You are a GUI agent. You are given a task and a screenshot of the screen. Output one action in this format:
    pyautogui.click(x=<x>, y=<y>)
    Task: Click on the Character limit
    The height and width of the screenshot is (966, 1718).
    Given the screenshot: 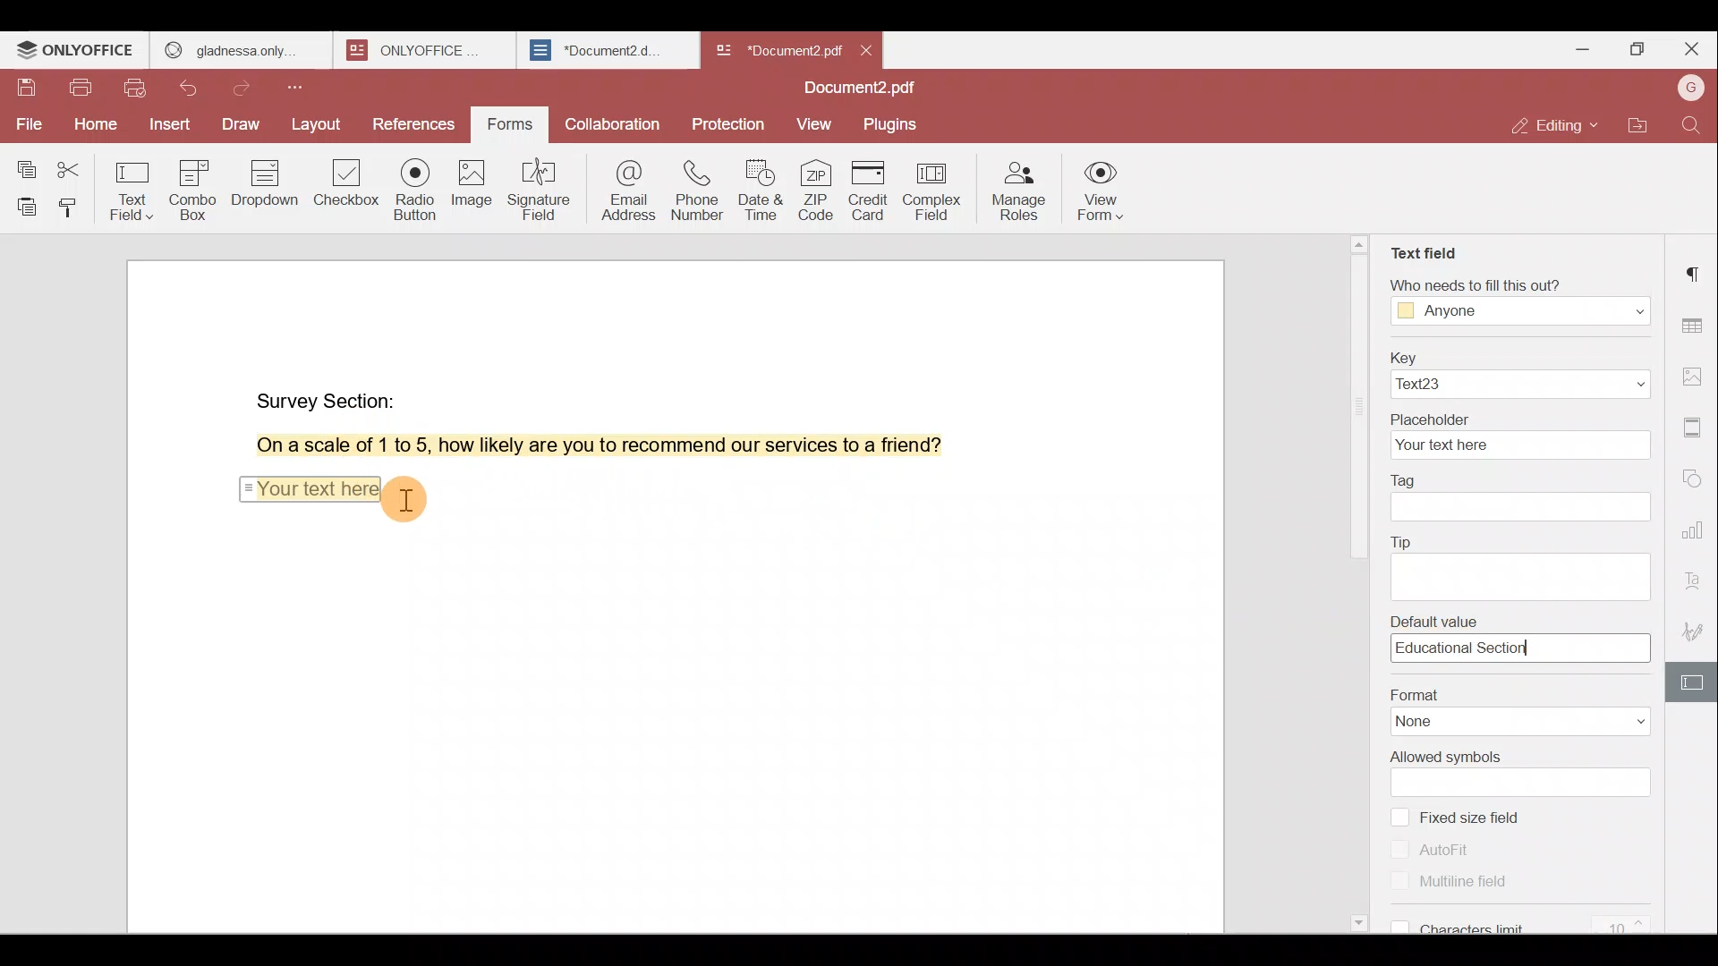 What is the action you would take?
    pyautogui.click(x=1532, y=917)
    